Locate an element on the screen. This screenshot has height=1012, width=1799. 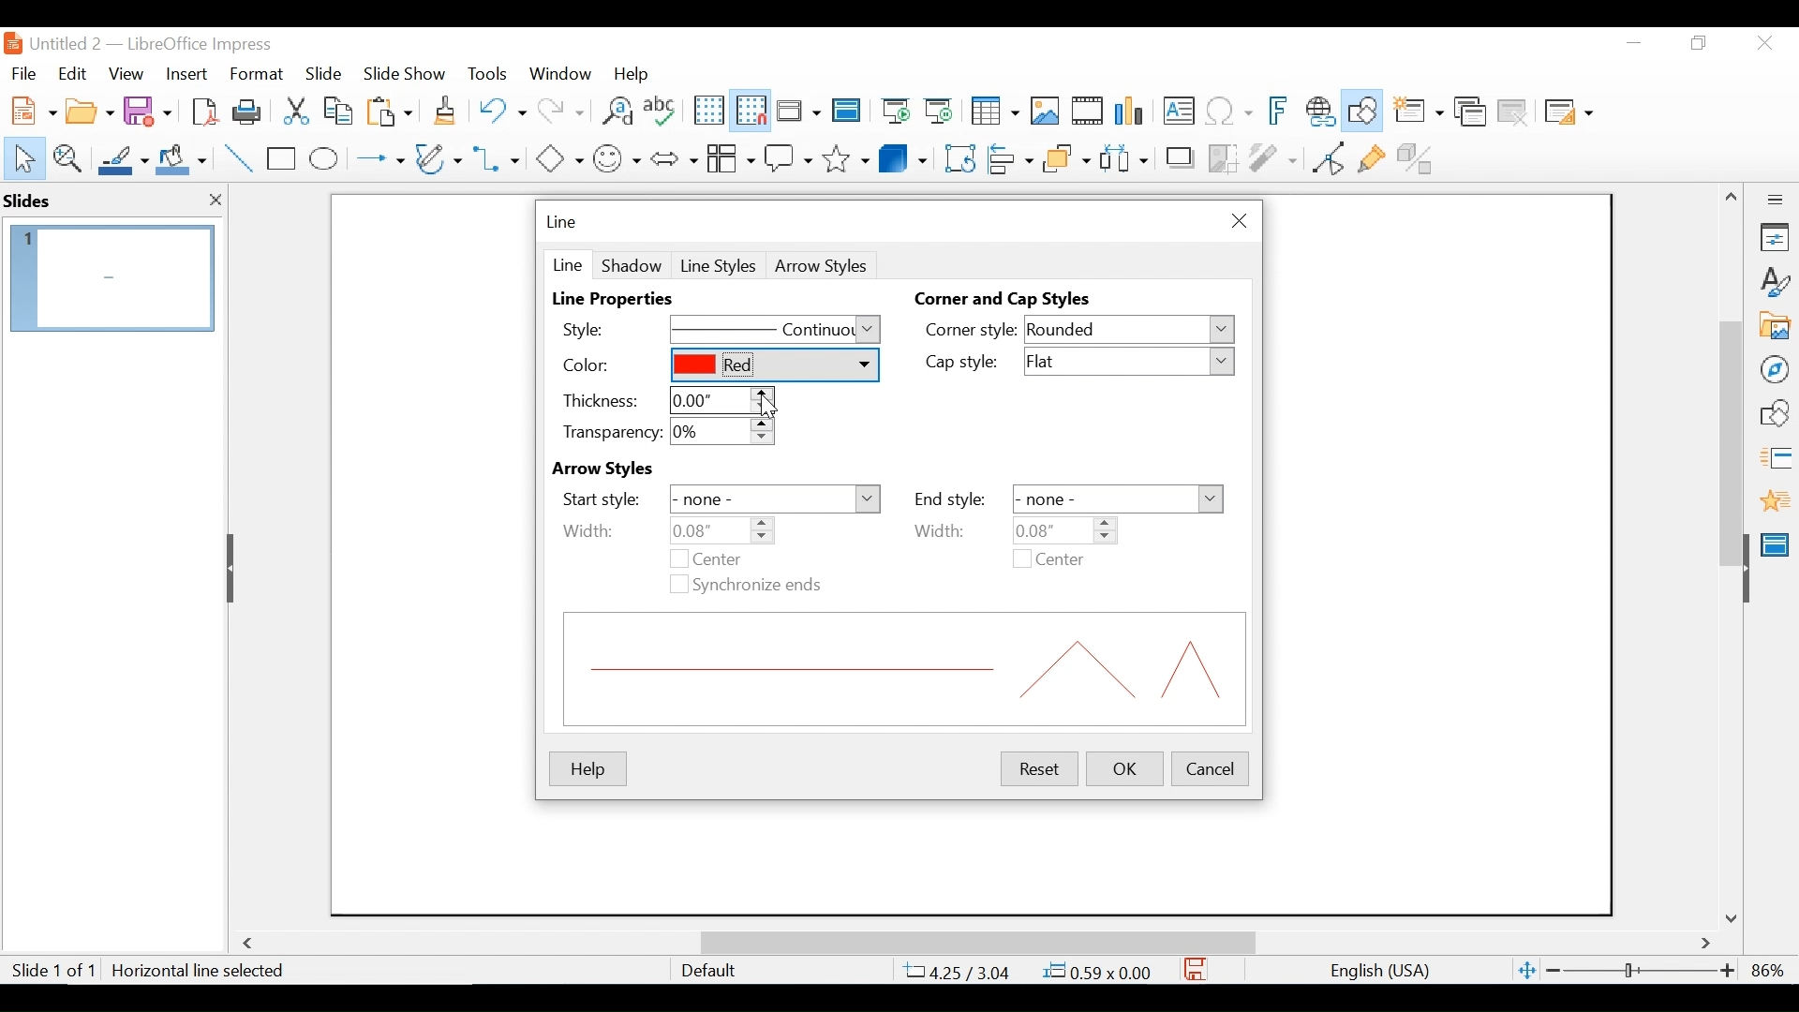
Insert is located at coordinates (185, 74).